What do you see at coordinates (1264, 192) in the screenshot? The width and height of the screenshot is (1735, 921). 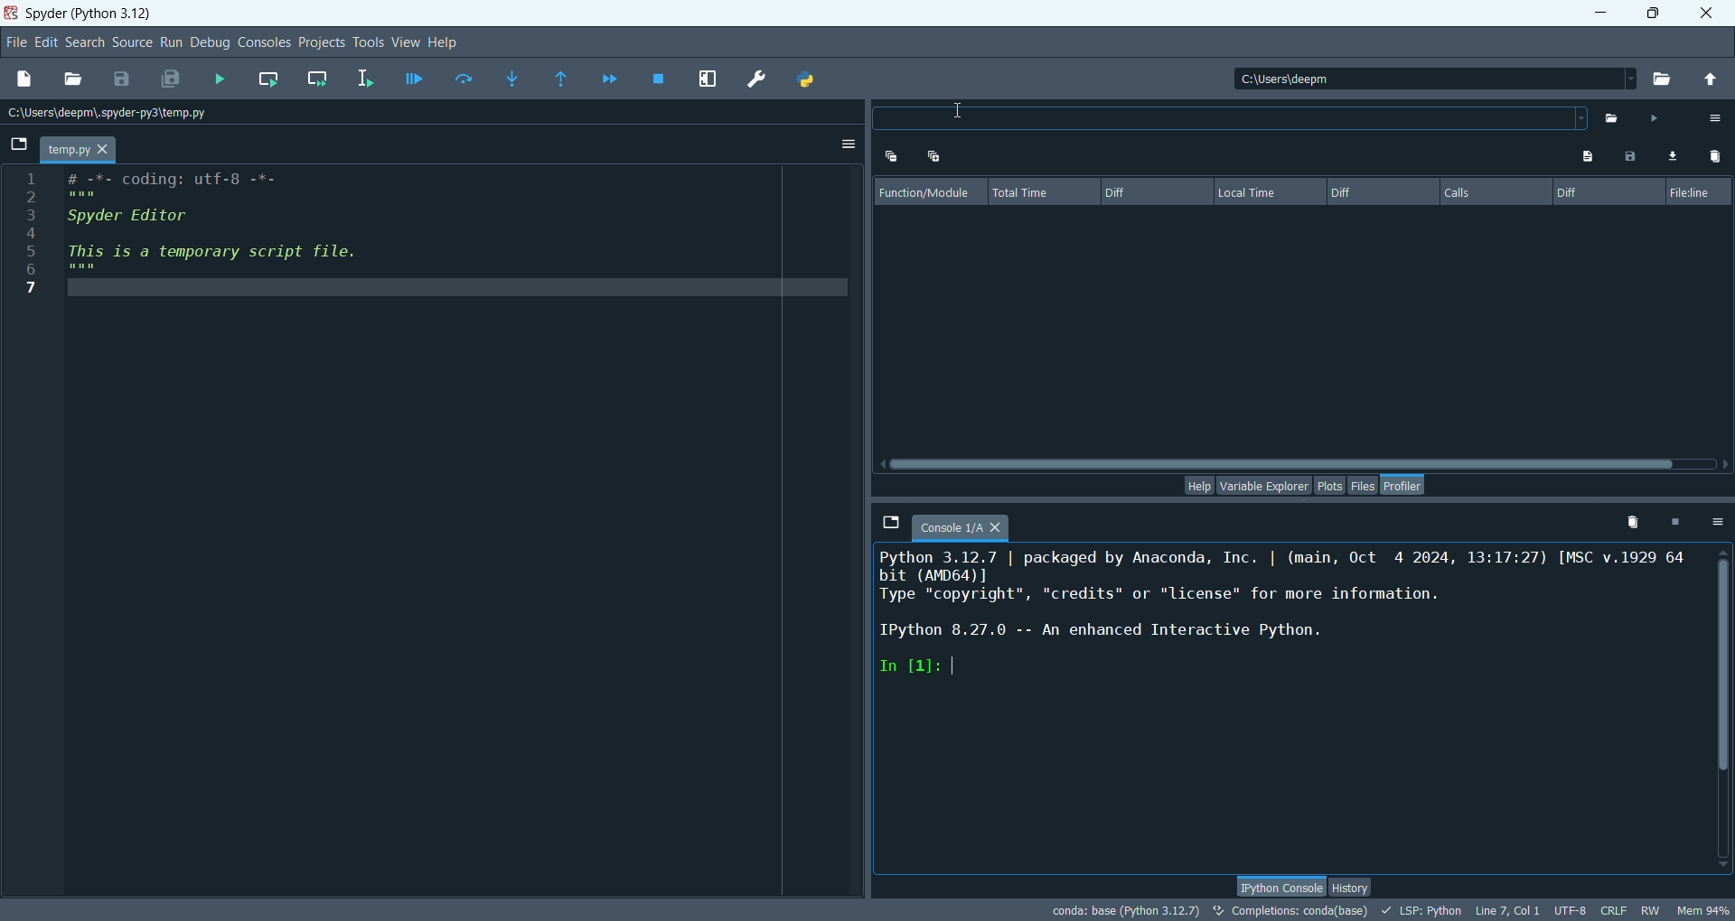 I see `local time` at bounding box center [1264, 192].